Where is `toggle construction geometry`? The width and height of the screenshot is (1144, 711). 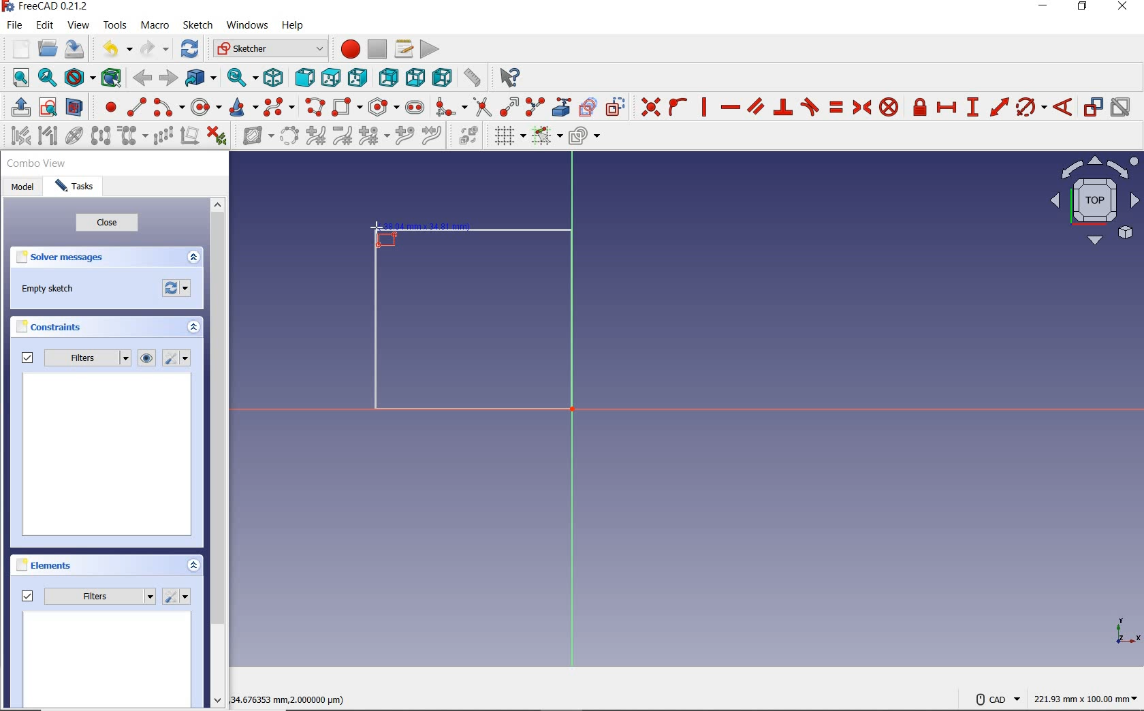 toggle construction geometry is located at coordinates (616, 107).